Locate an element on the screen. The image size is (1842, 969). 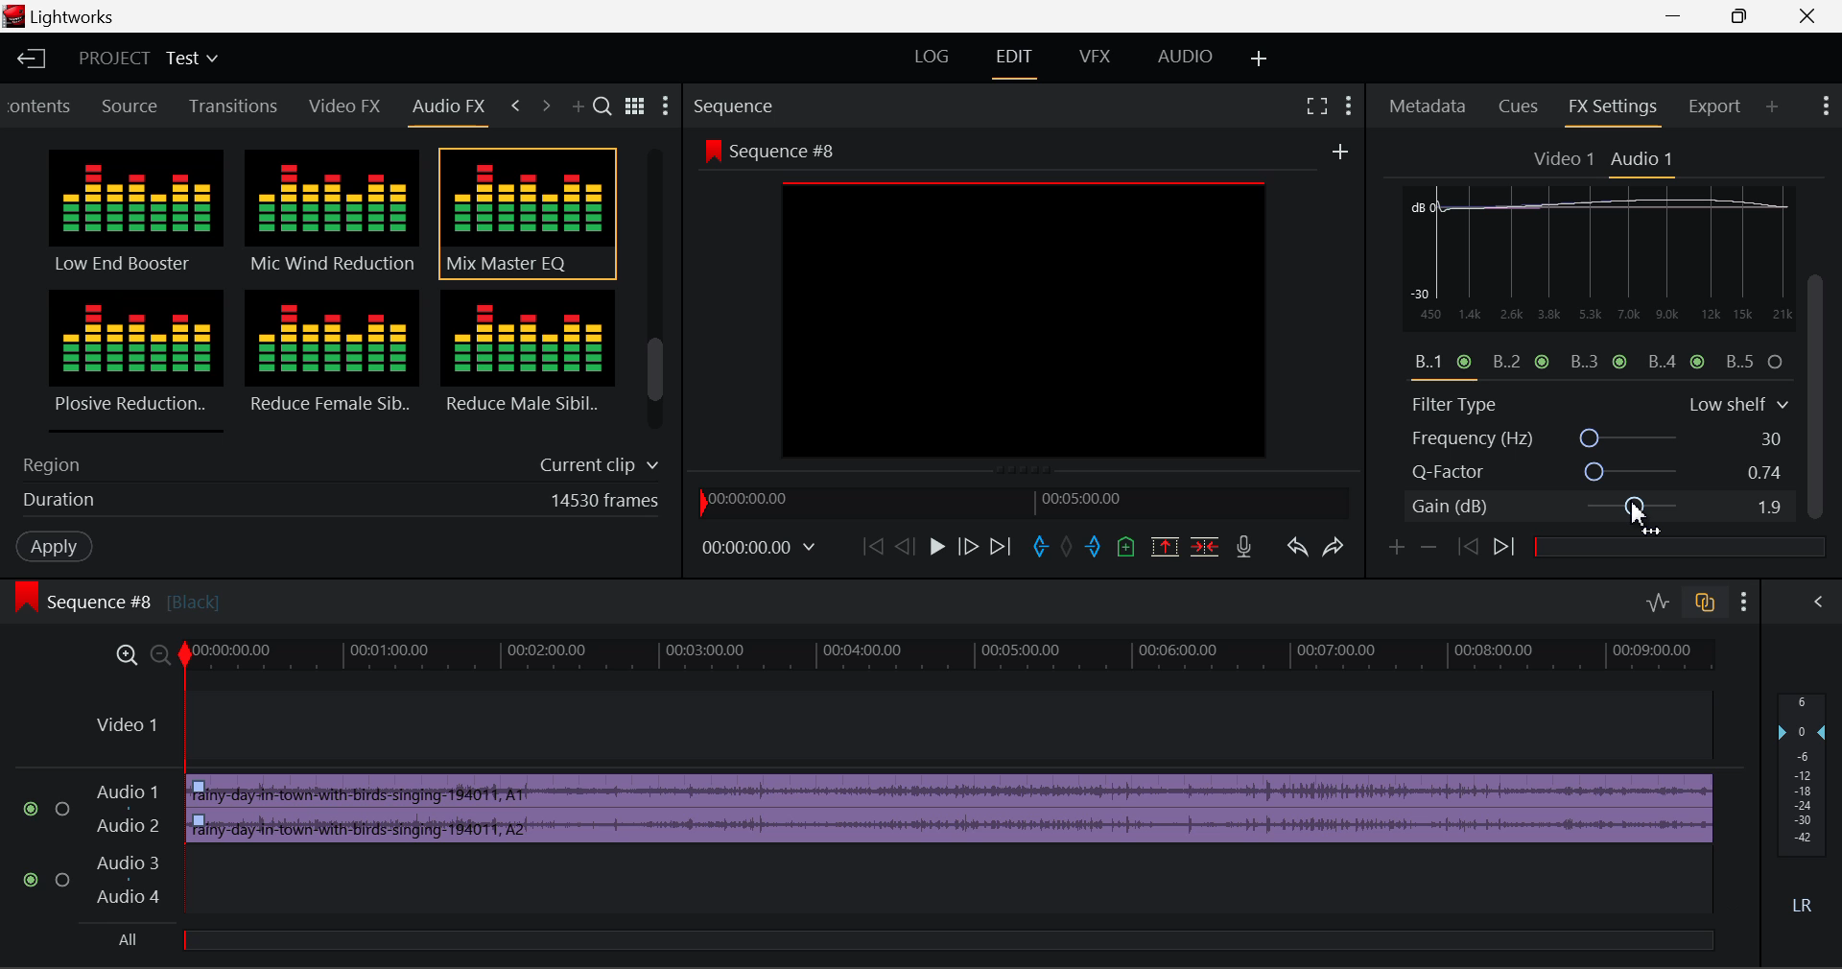
Transitions is located at coordinates (234, 106).